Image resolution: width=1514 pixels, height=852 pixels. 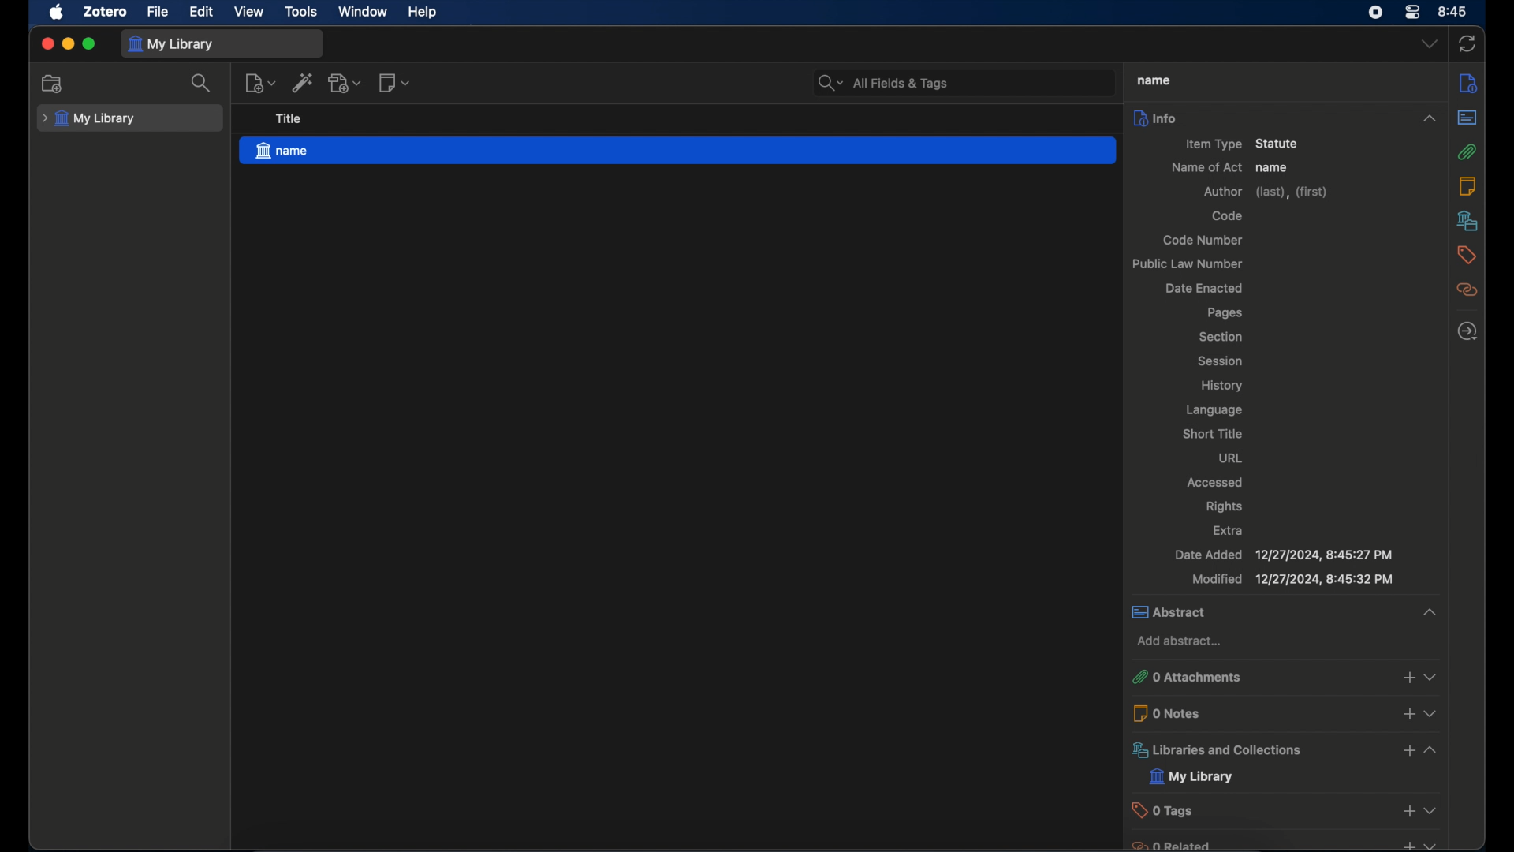 I want to click on attachments, so click(x=1467, y=152).